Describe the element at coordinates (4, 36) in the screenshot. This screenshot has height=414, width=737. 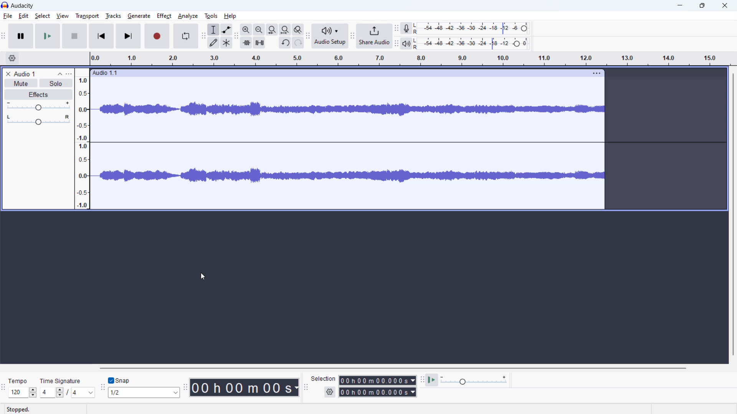
I see `transport toolbar` at that location.